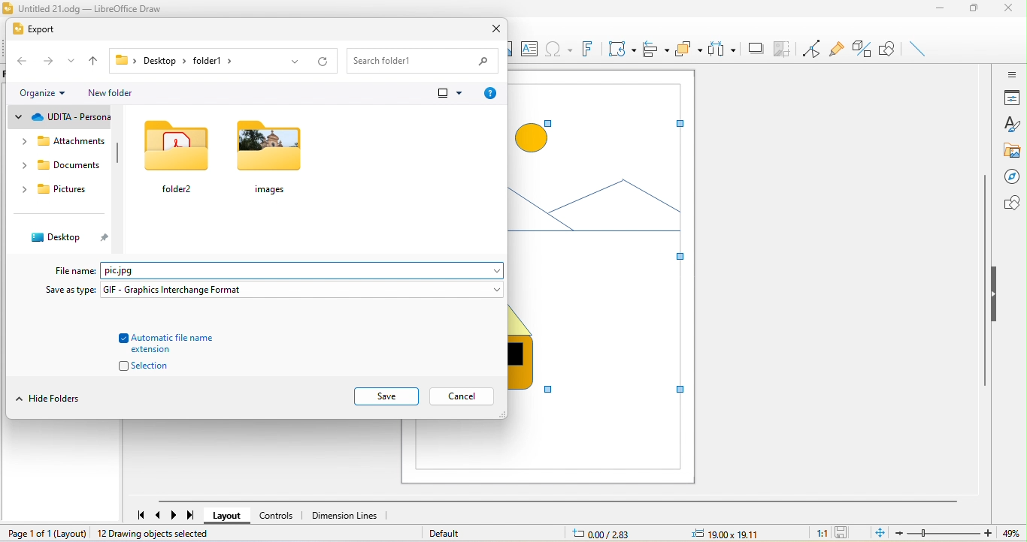 The width and height of the screenshot is (1027, 542). Describe the element at coordinates (462, 397) in the screenshot. I see `cancel` at that location.